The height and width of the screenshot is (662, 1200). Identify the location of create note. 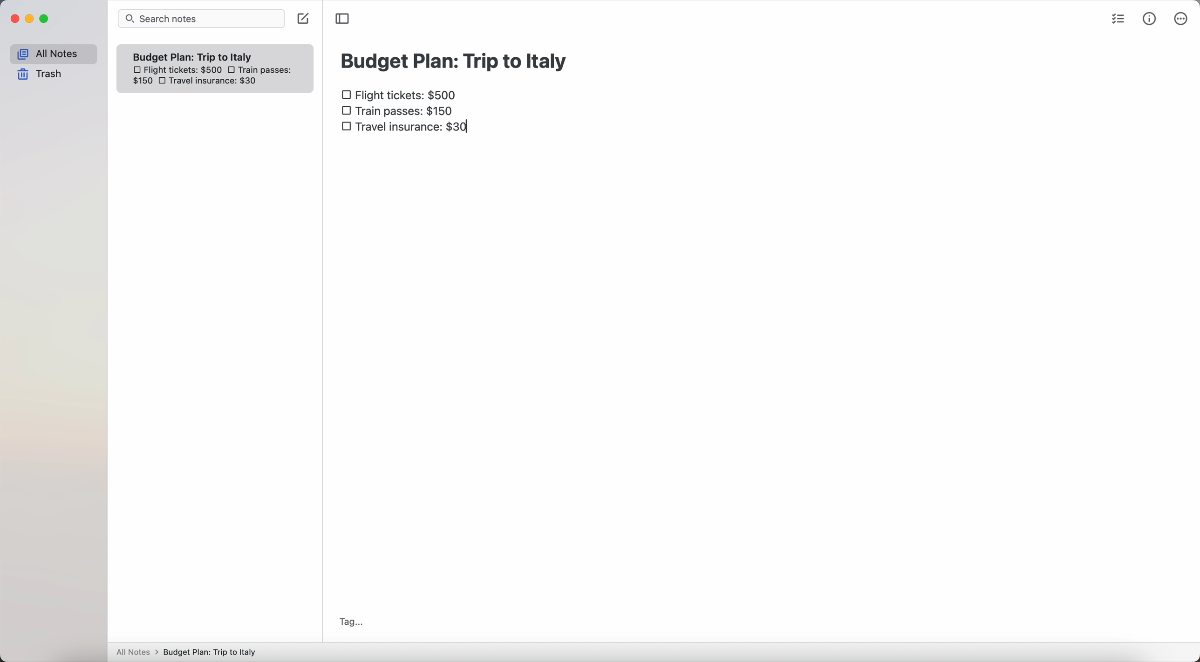
(302, 20).